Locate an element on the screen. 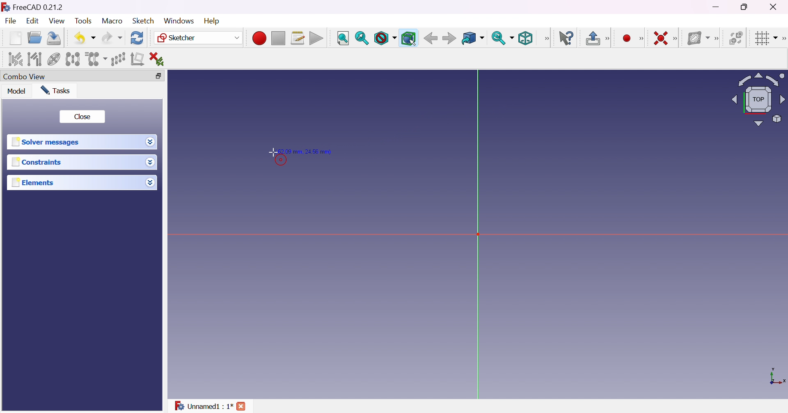 Image resolution: width=788 pixels, height=413 pixels. Create point is located at coordinates (627, 39).